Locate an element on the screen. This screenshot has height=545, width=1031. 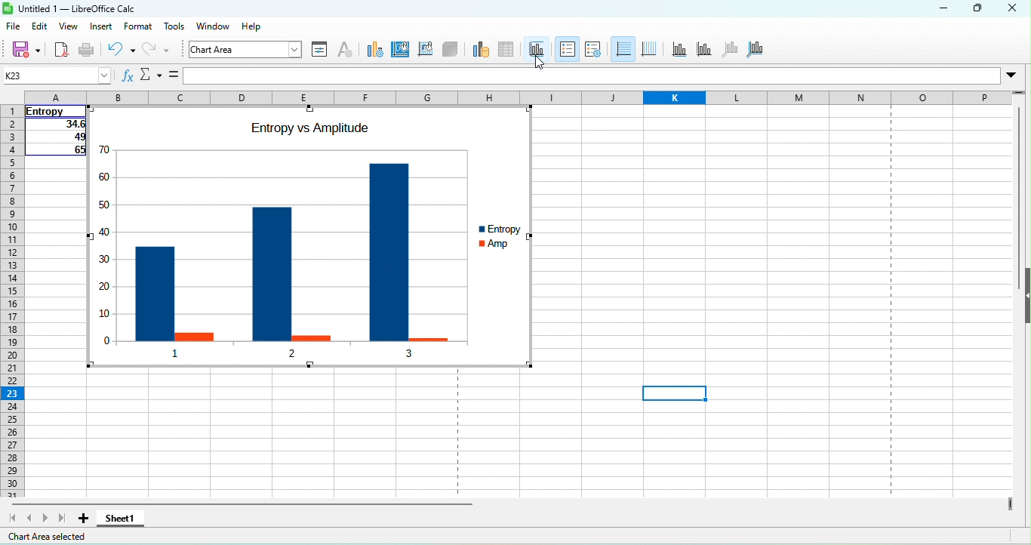
undo is located at coordinates (122, 51).